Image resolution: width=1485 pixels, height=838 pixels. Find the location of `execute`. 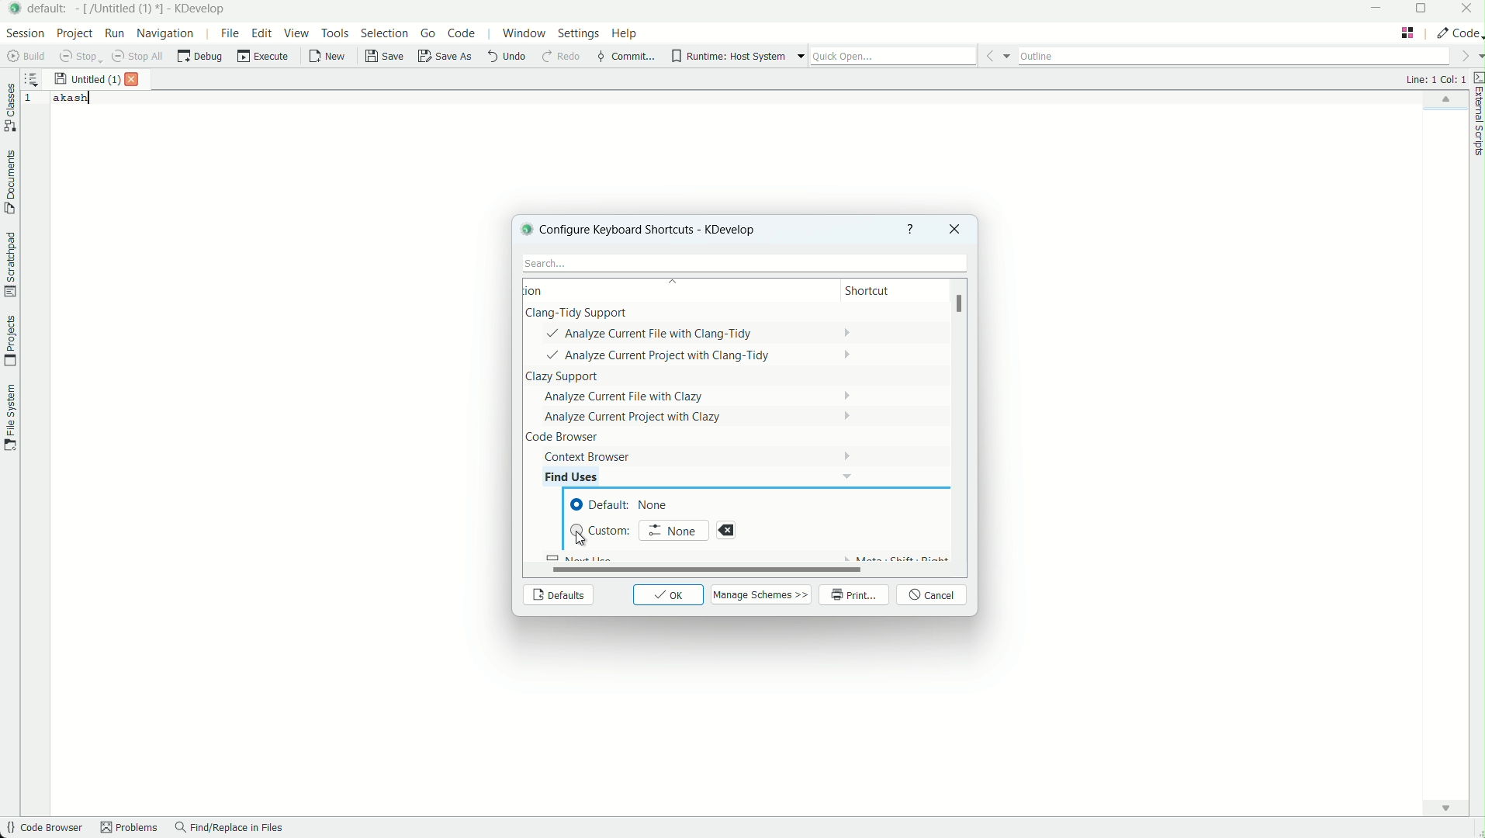

execute is located at coordinates (264, 57).